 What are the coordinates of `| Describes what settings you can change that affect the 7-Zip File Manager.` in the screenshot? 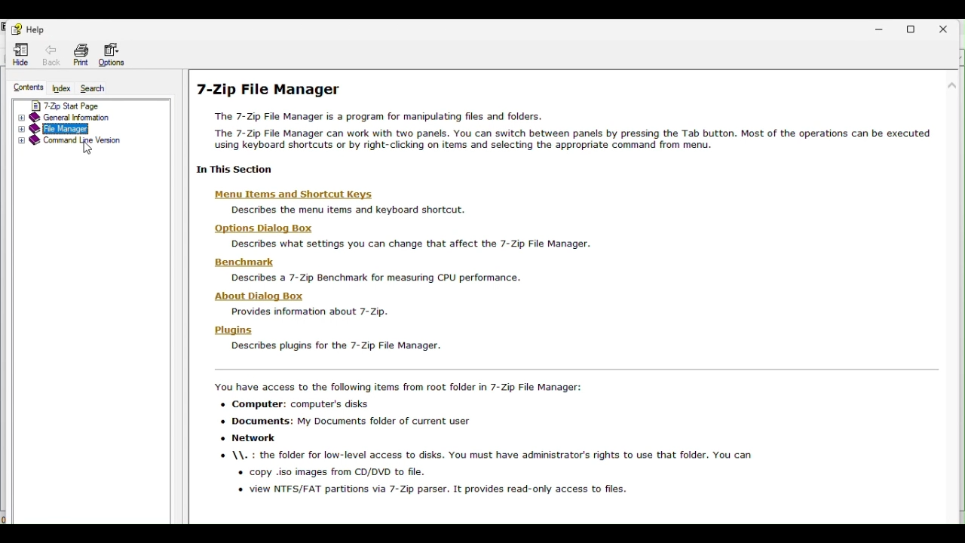 It's located at (413, 243).